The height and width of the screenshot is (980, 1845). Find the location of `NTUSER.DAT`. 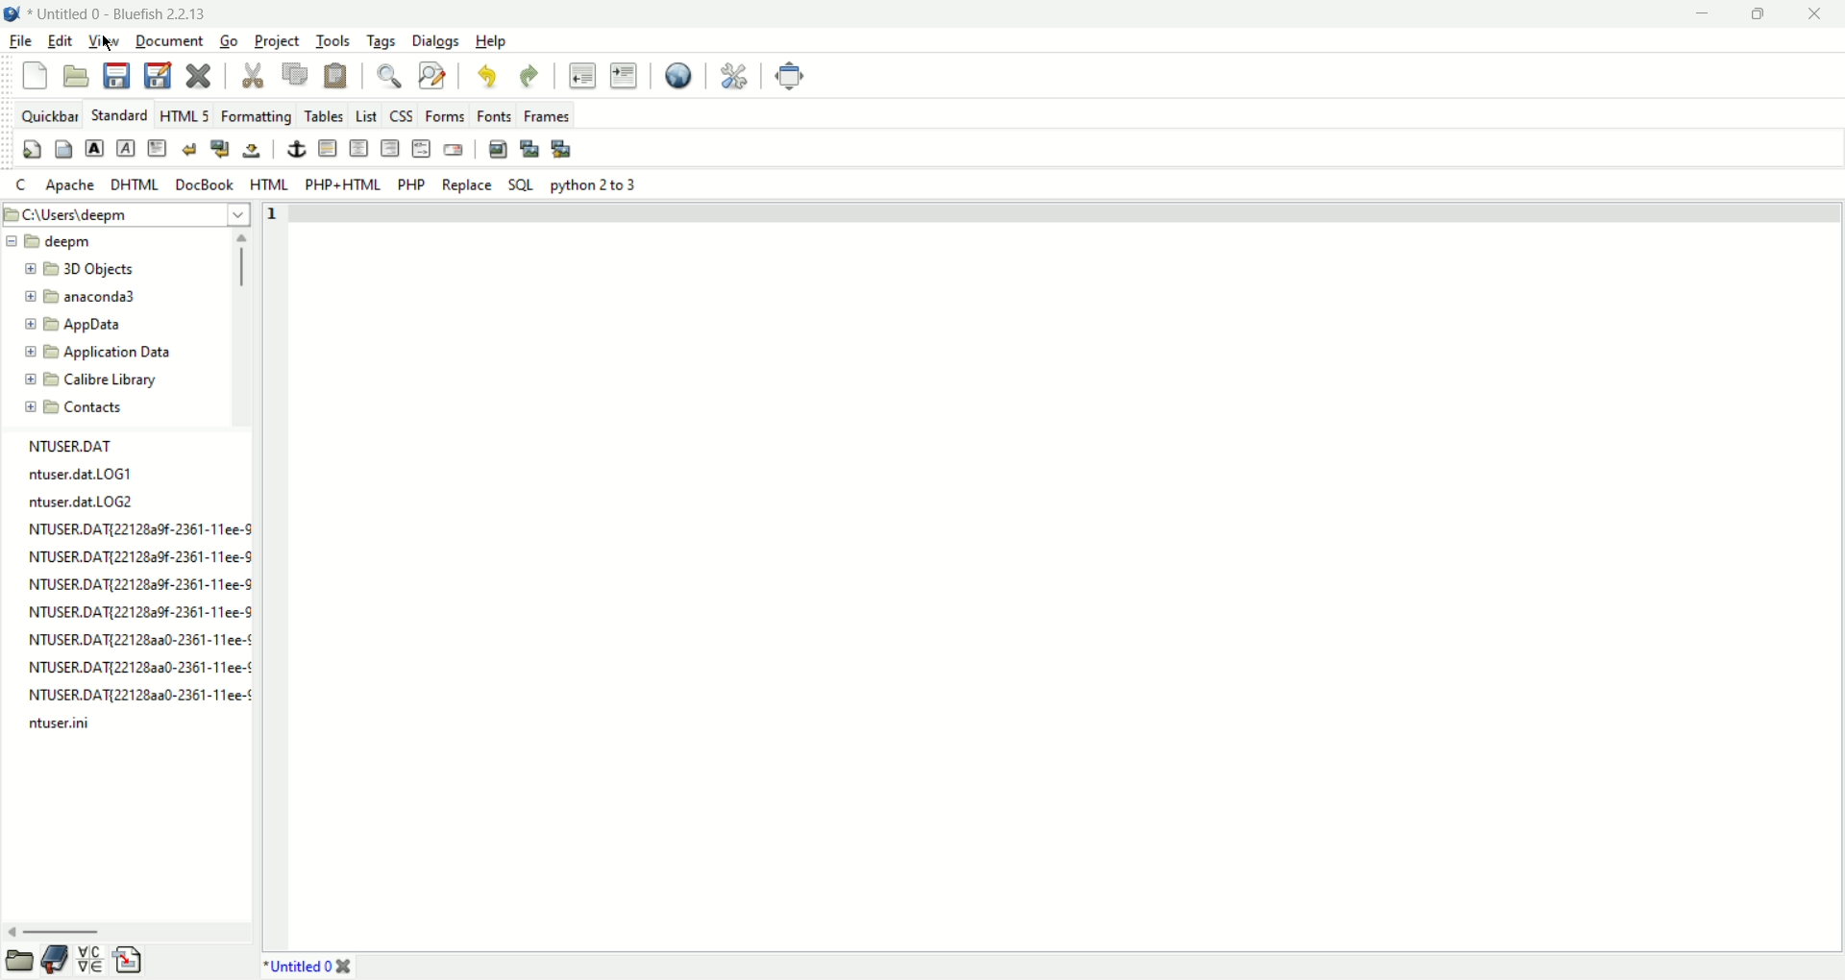

NTUSER.DAT is located at coordinates (69, 446).